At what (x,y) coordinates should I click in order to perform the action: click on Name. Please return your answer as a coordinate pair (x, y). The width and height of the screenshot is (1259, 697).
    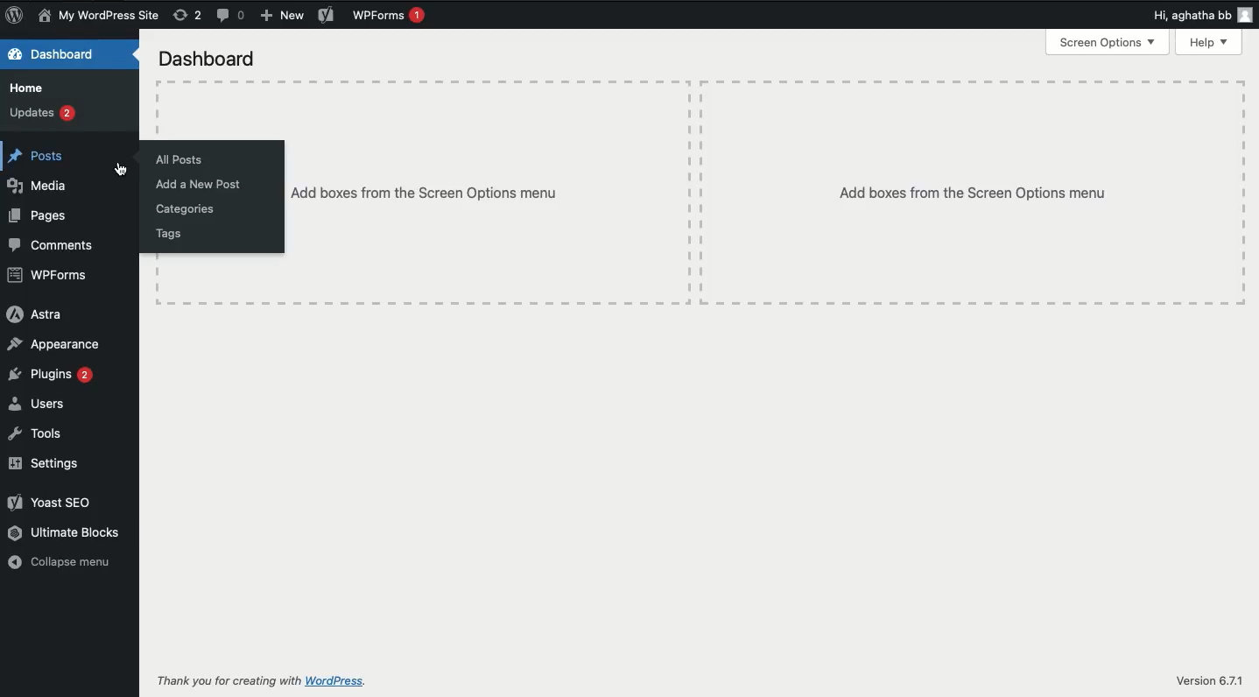
    Looking at the image, I should click on (97, 16).